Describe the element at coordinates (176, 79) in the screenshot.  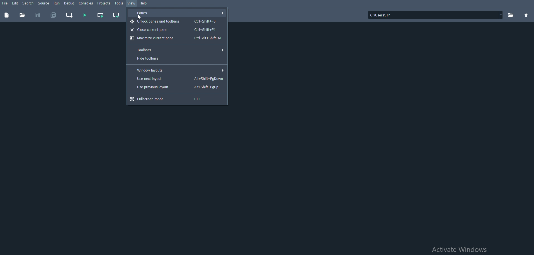
I see `Use next layout` at that location.